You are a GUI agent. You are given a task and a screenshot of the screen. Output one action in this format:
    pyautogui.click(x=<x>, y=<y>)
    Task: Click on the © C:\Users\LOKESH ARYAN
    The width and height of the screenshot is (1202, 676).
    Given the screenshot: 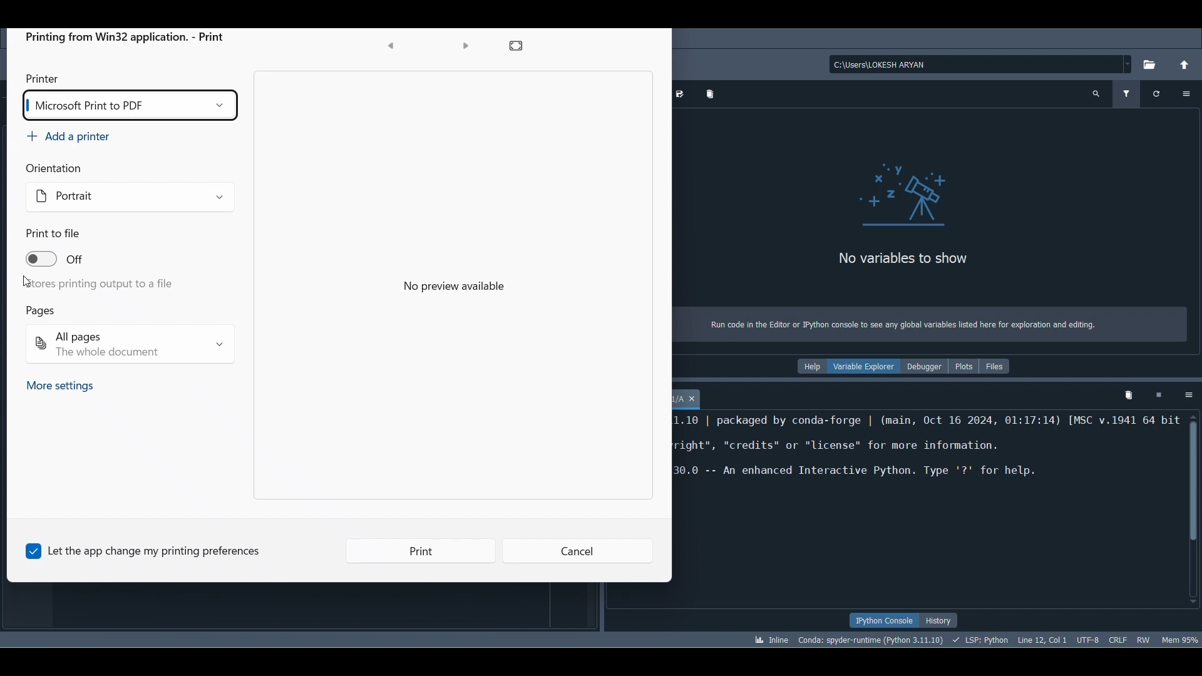 What is the action you would take?
    pyautogui.click(x=971, y=64)
    